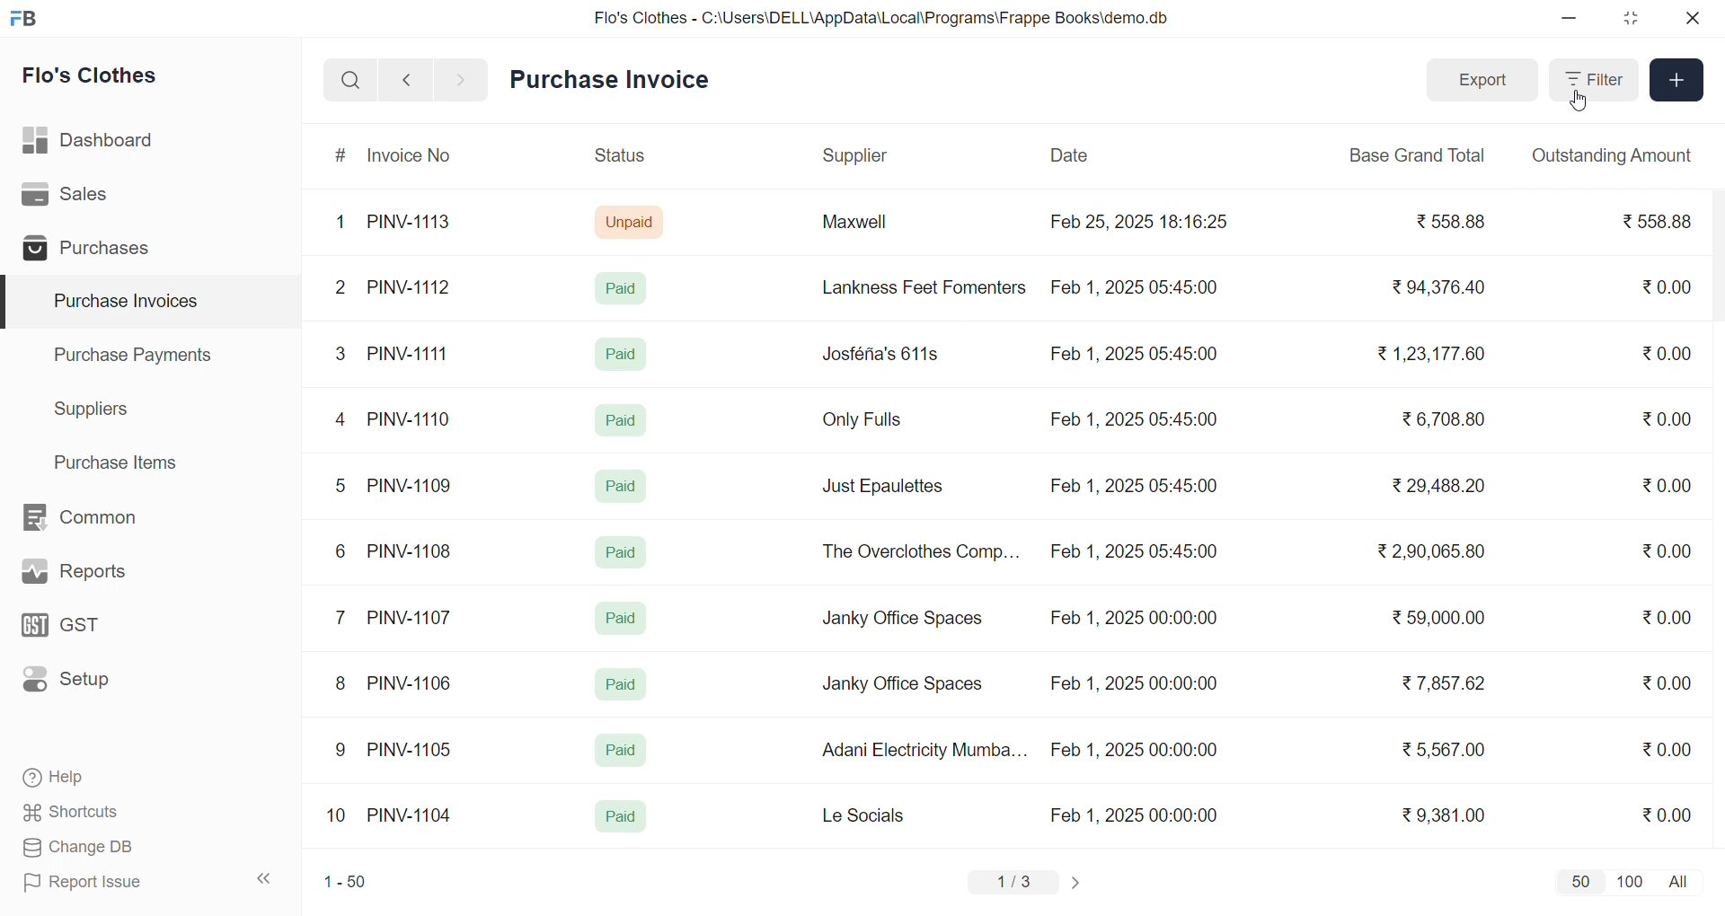  I want to click on 10, so click(341, 817).